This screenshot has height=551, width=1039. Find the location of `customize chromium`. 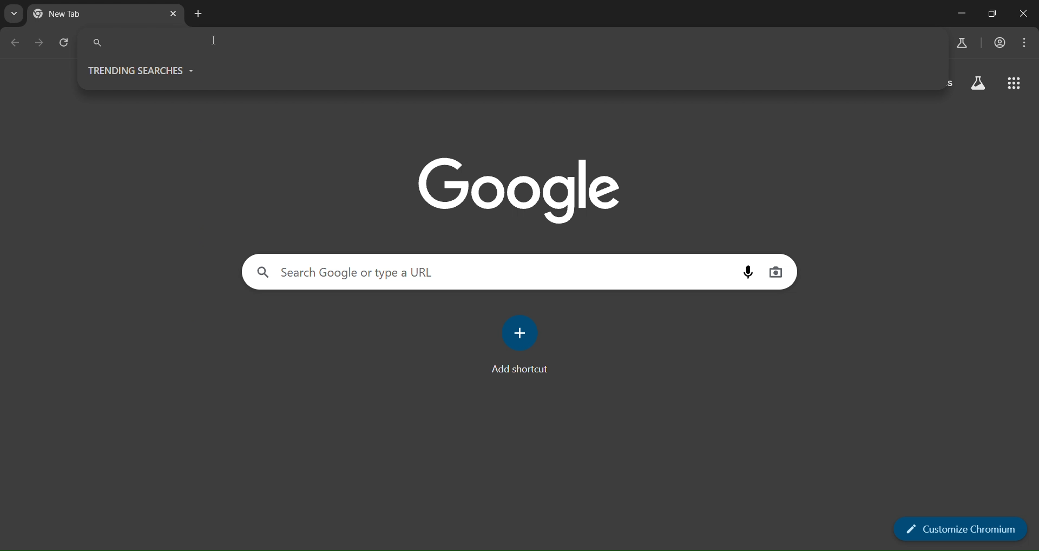

customize chromium is located at coordinates (960, 529).